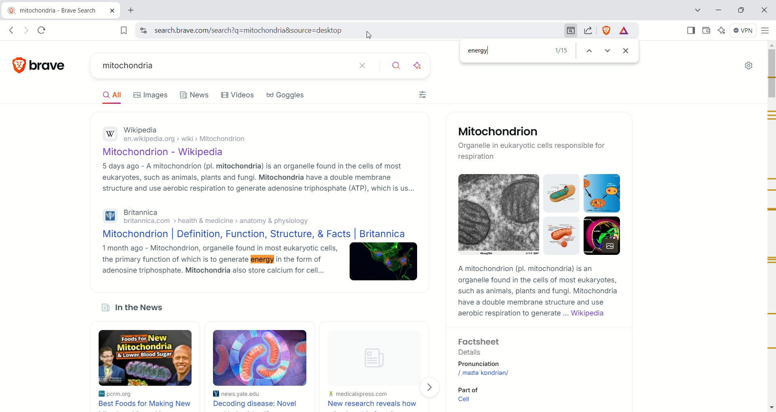 Image resolution: width=776 pixels, height=412 pixels. Describe the element at coordinates (11, 11) in the screenshot. I see `brave logo` at that location.